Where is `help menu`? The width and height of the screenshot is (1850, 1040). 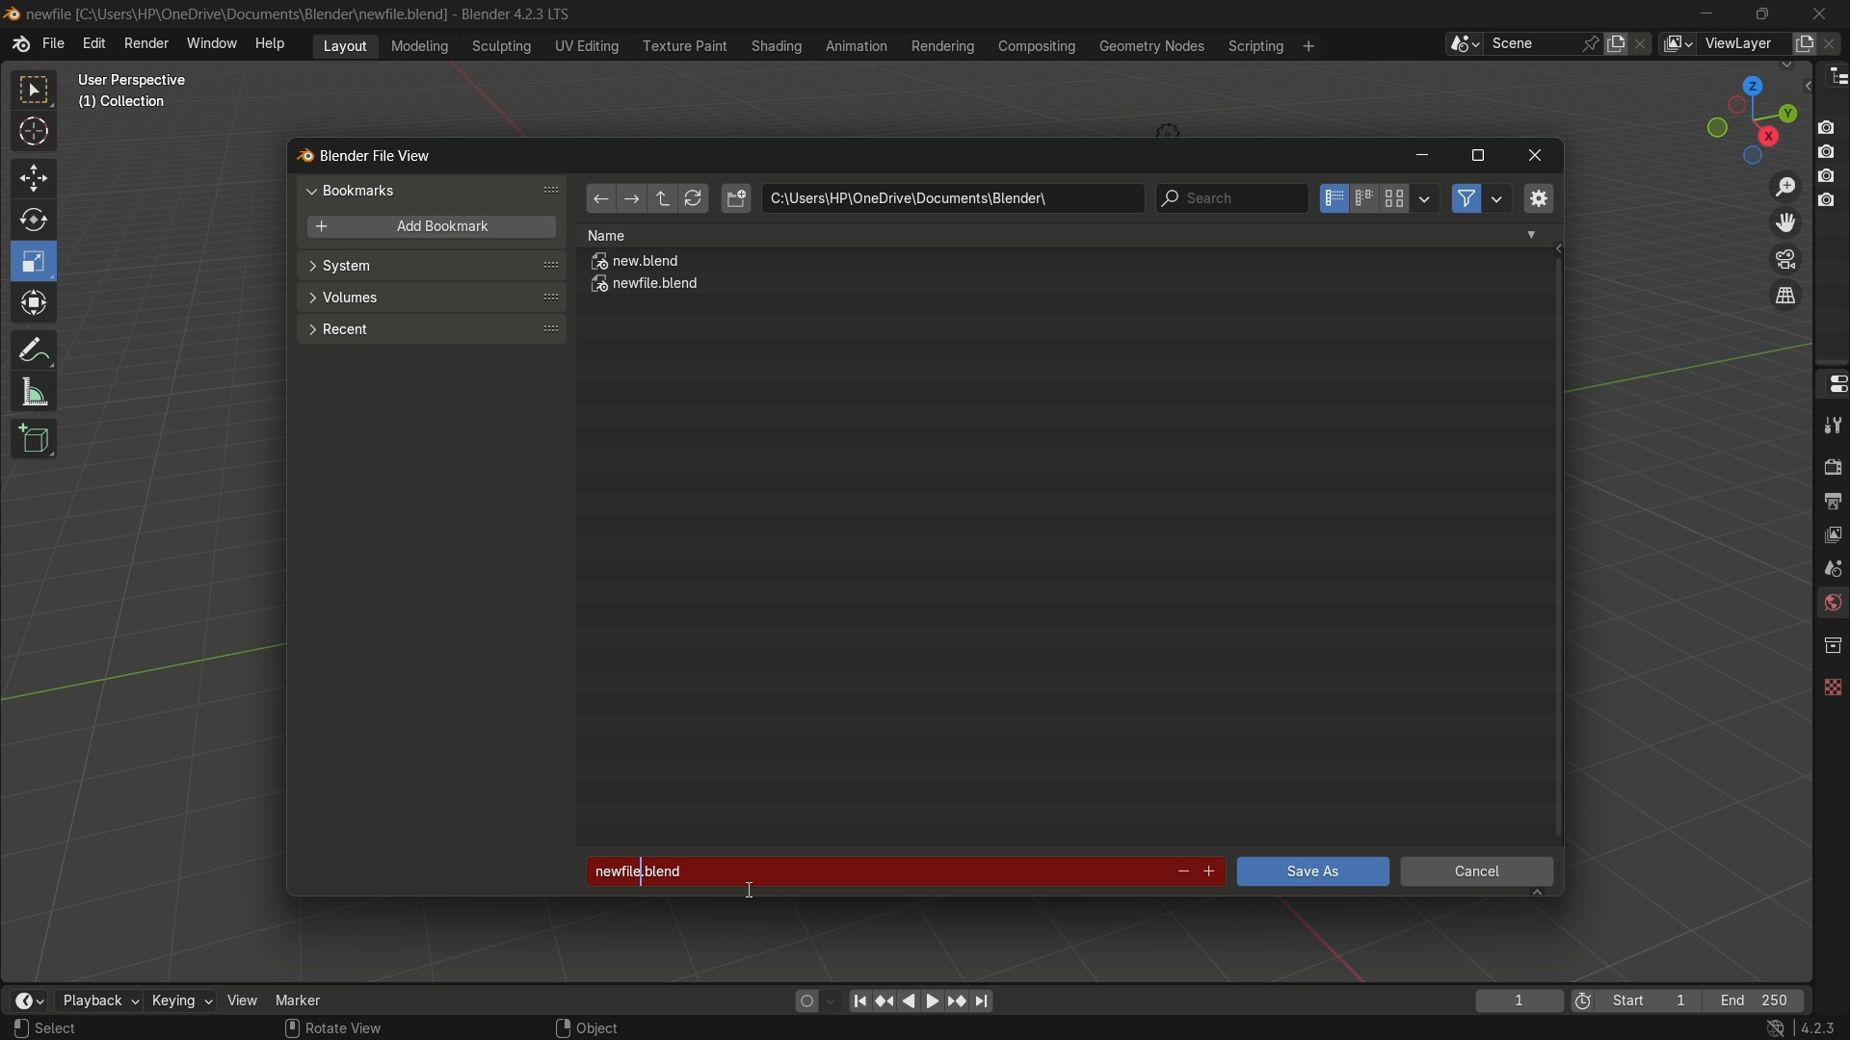 help menu is located at coordinates (275, 43).